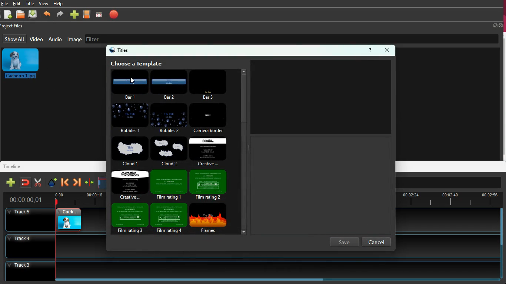 This screenshot has height=284, width=506. Describe the element at coordinates (44, 3) in the screenshot. I see `view` at that location.